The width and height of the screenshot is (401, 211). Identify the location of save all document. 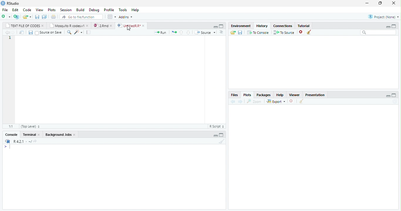
(45, 16).